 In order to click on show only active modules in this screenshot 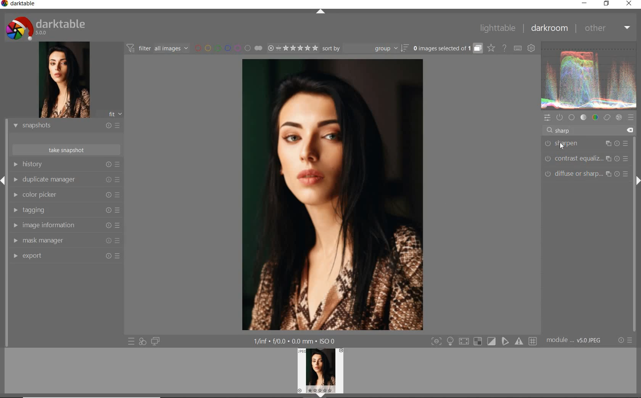, I will do `click(560, 117)`.